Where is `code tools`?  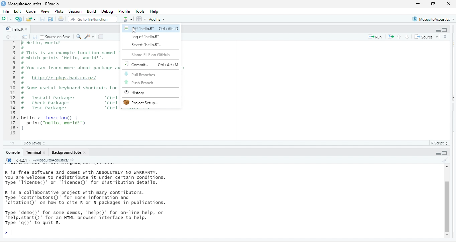 code tools is located at coordinates (90, 37).